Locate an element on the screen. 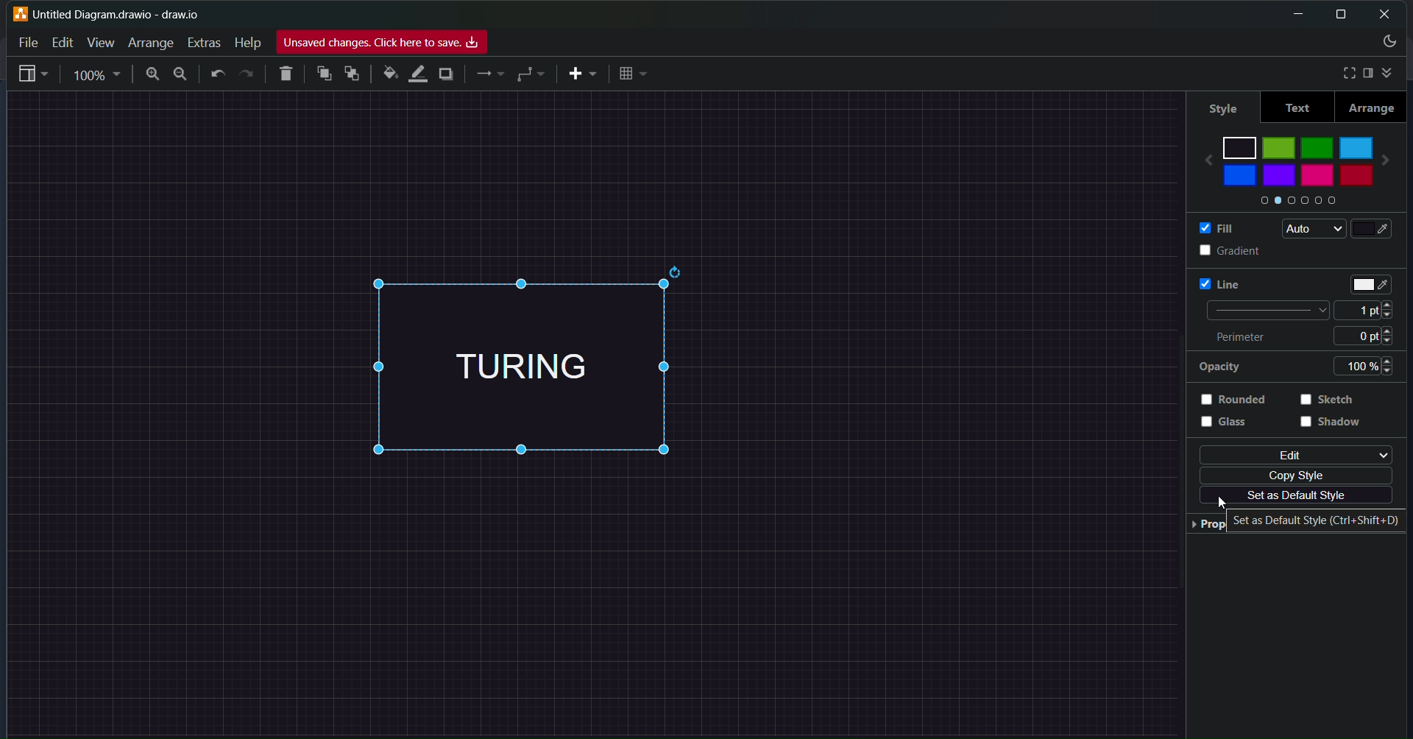 The width and height of the screenshot is (1413, 739). perimeter is located at coordinates (1248, 338).